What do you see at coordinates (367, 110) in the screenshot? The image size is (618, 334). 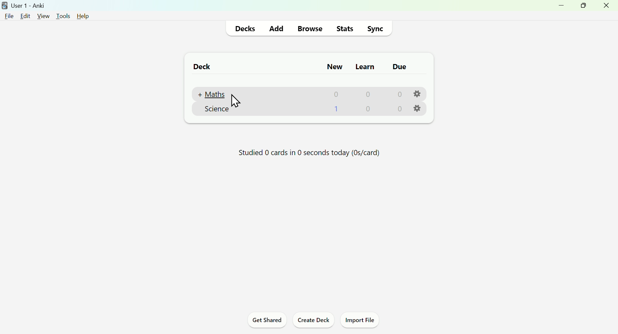 I see `0` at bounding box center [367, 110].